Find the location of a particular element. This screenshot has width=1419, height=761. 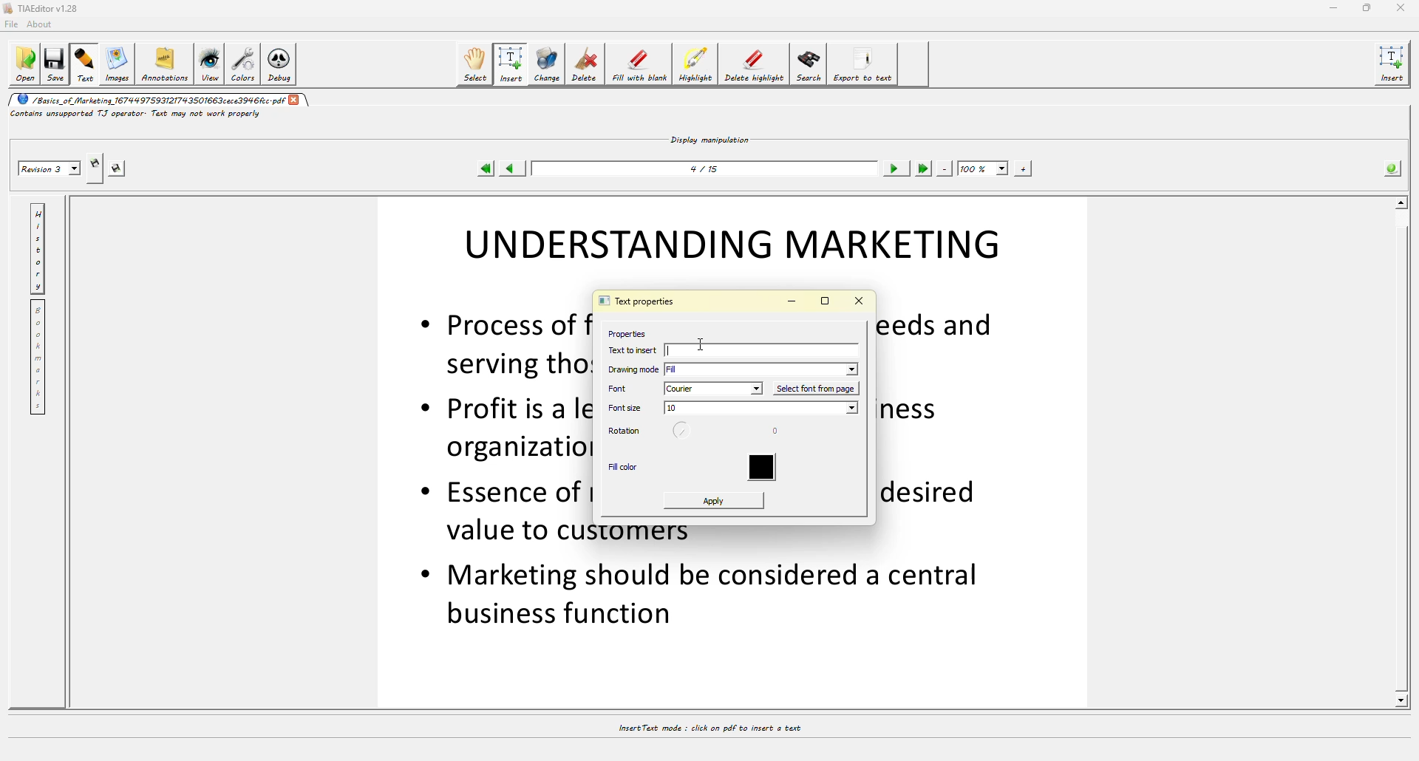

100% is located at coordinates (983, 168).